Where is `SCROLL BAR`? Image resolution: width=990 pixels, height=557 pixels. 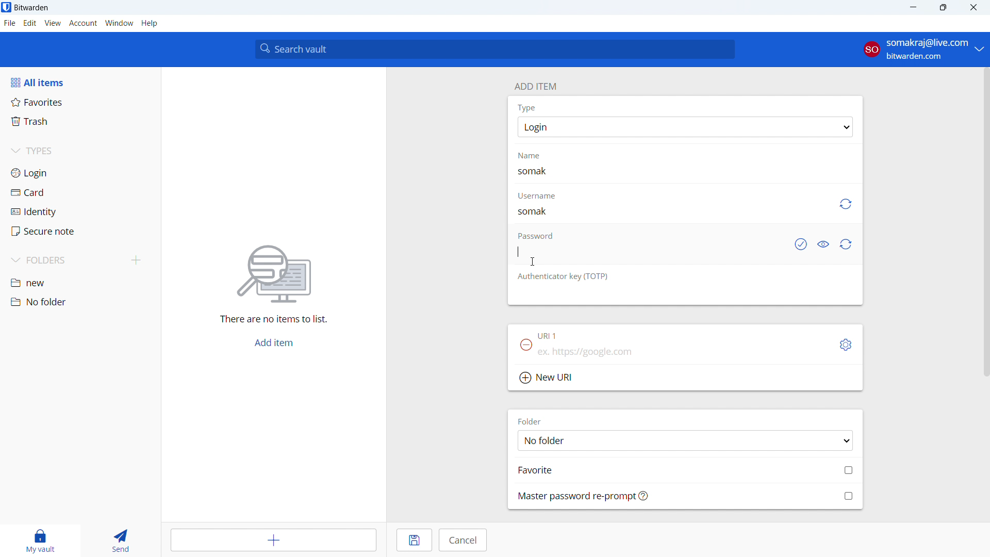
SCROLL BAR is located at coordinates (984, 223).